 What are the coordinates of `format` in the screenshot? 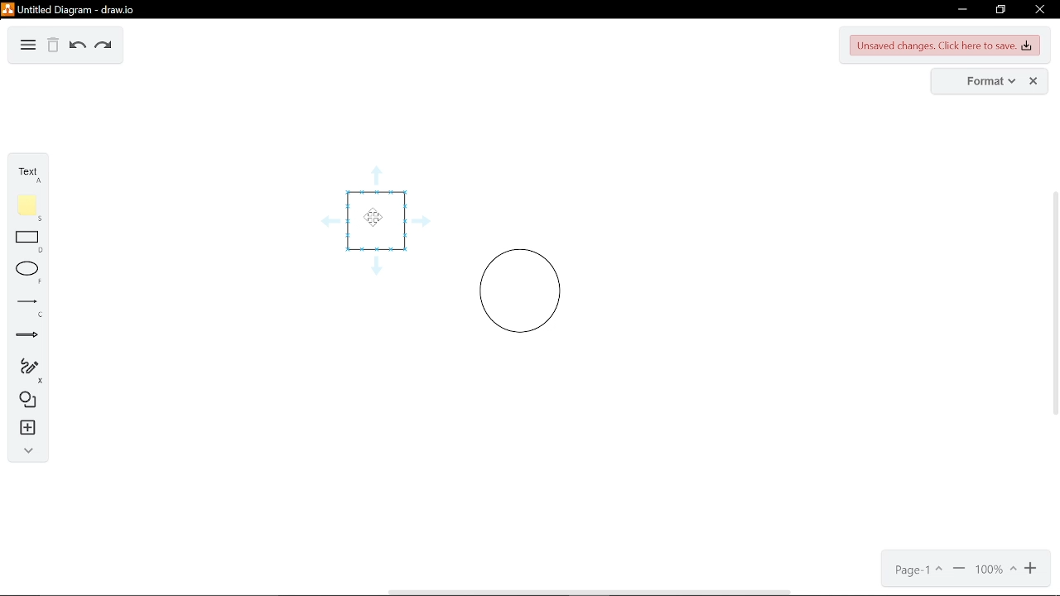 It's located at (980, 81).